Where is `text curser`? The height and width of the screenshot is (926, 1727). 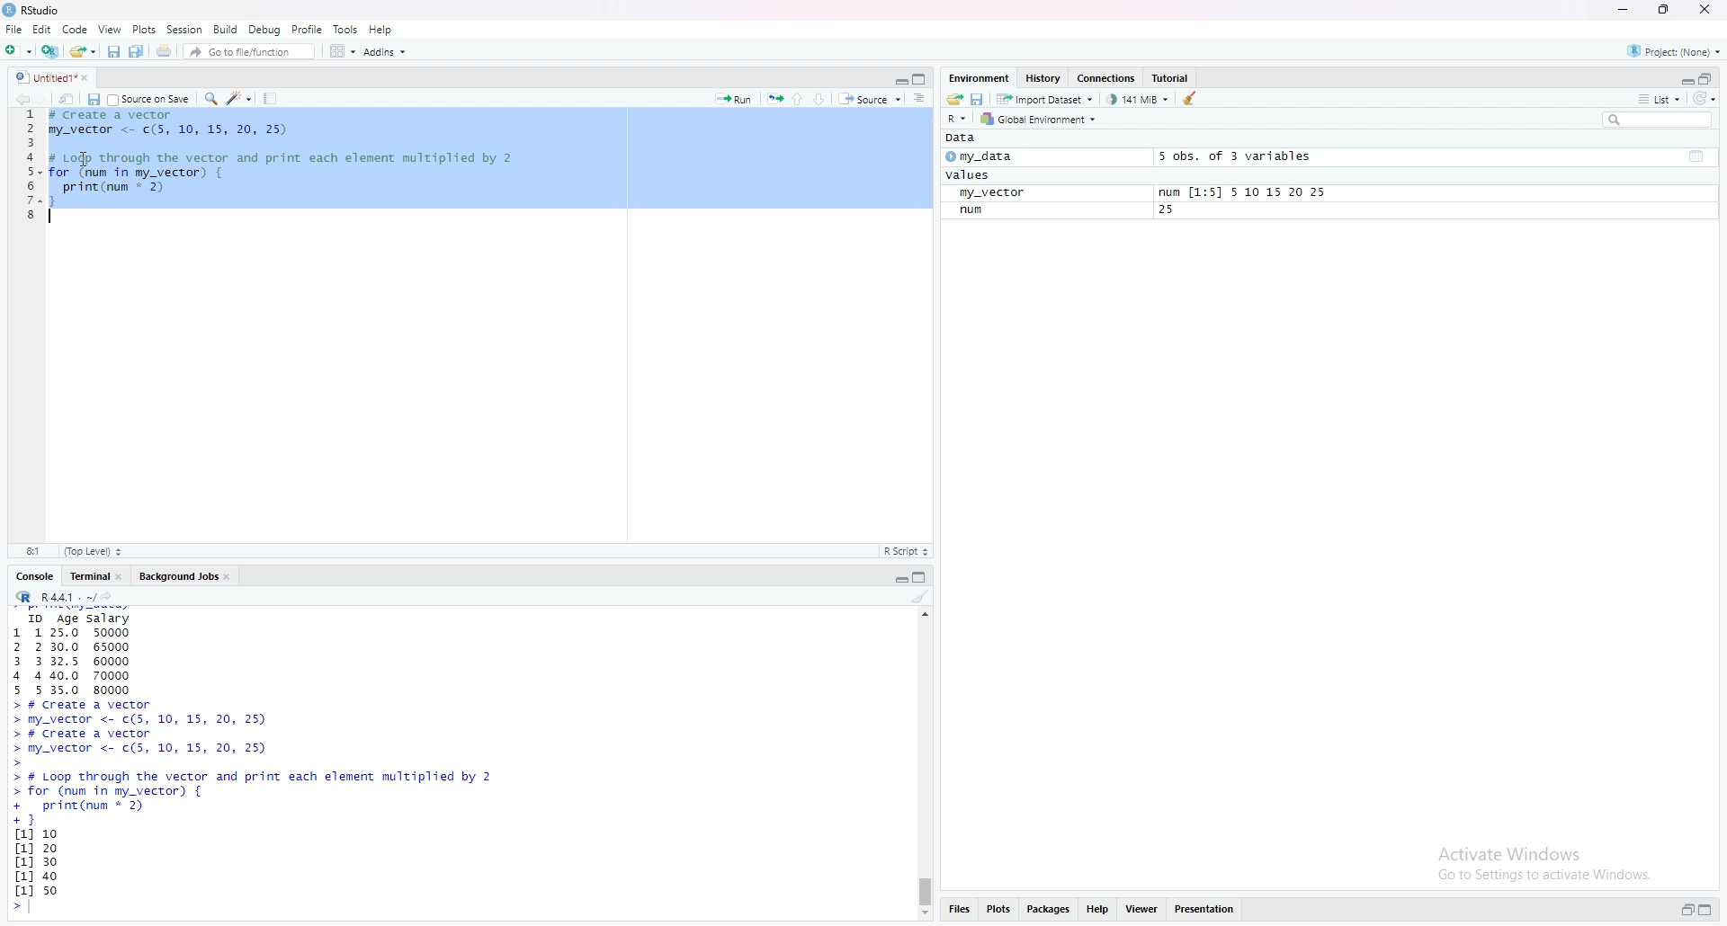
text curser is located at coordinates (35, 908).